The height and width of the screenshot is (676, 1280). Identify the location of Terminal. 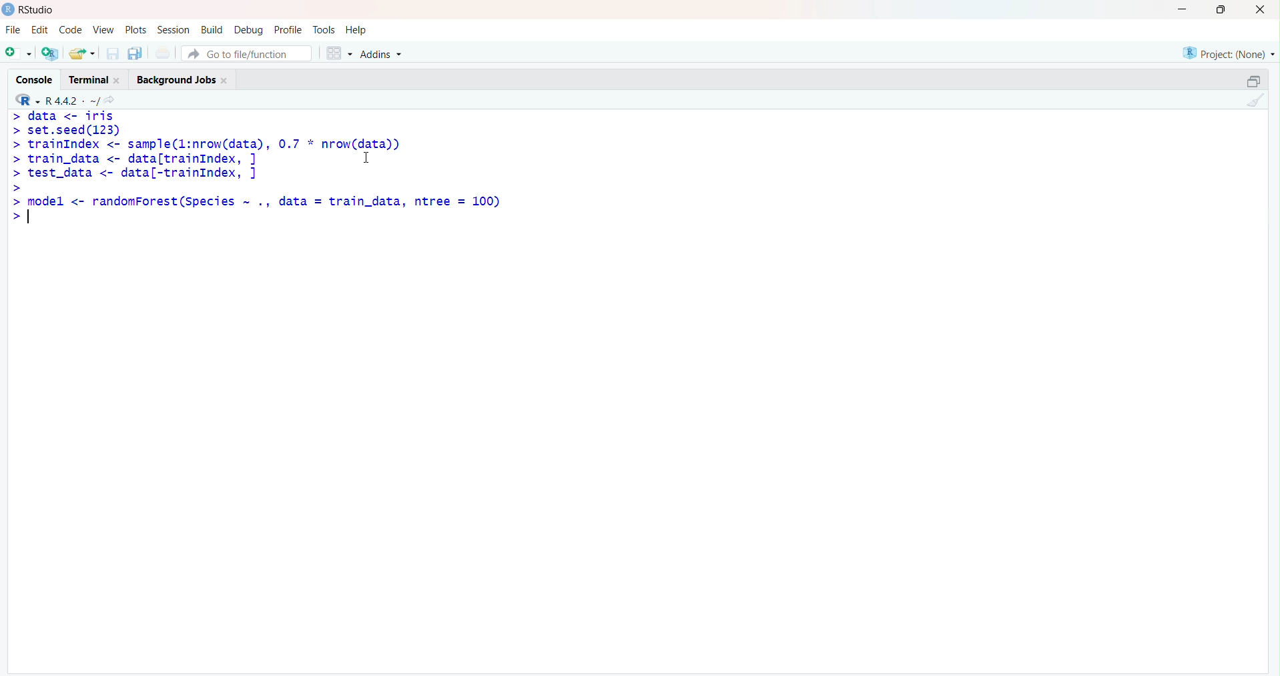
(93, 77).